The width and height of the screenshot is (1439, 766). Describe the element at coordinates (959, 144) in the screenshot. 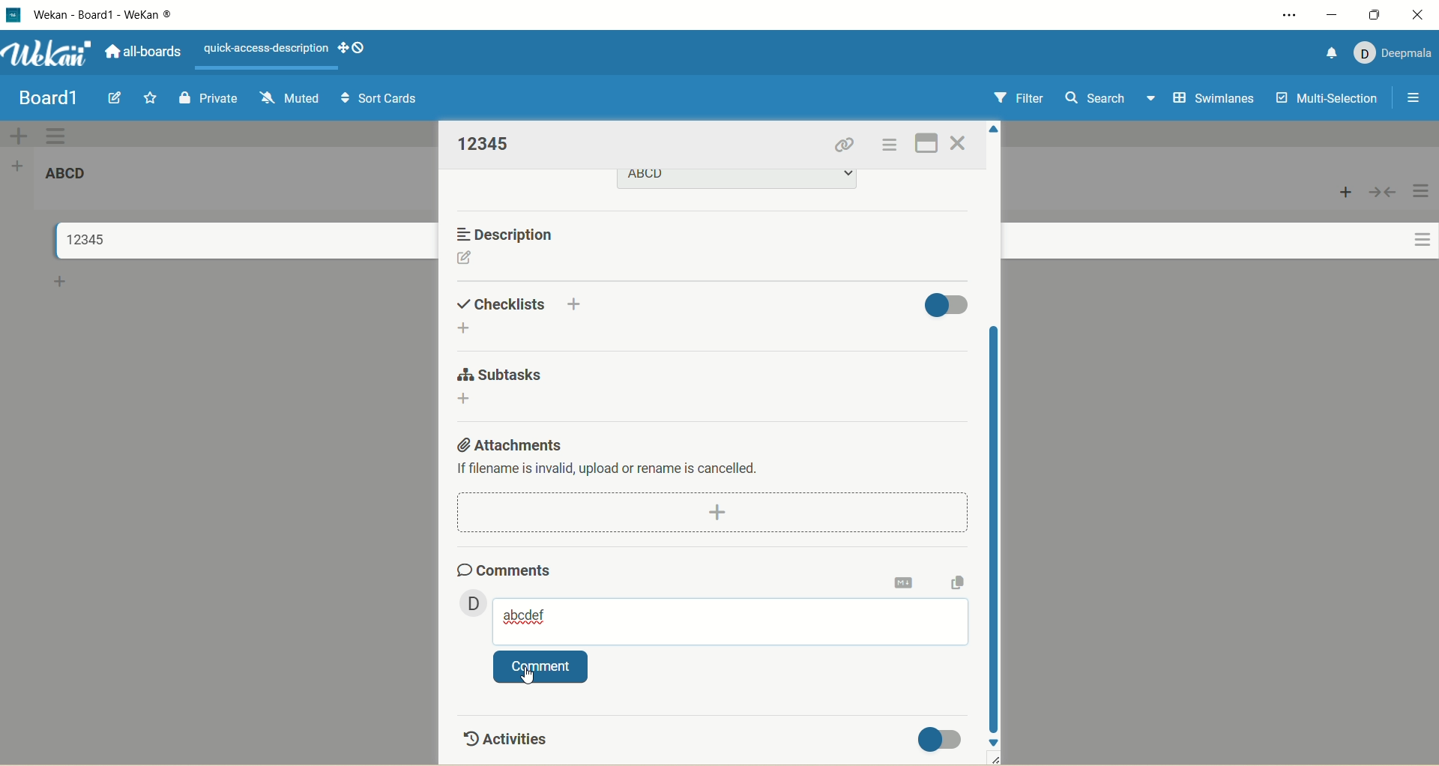

I see `close` at that location.